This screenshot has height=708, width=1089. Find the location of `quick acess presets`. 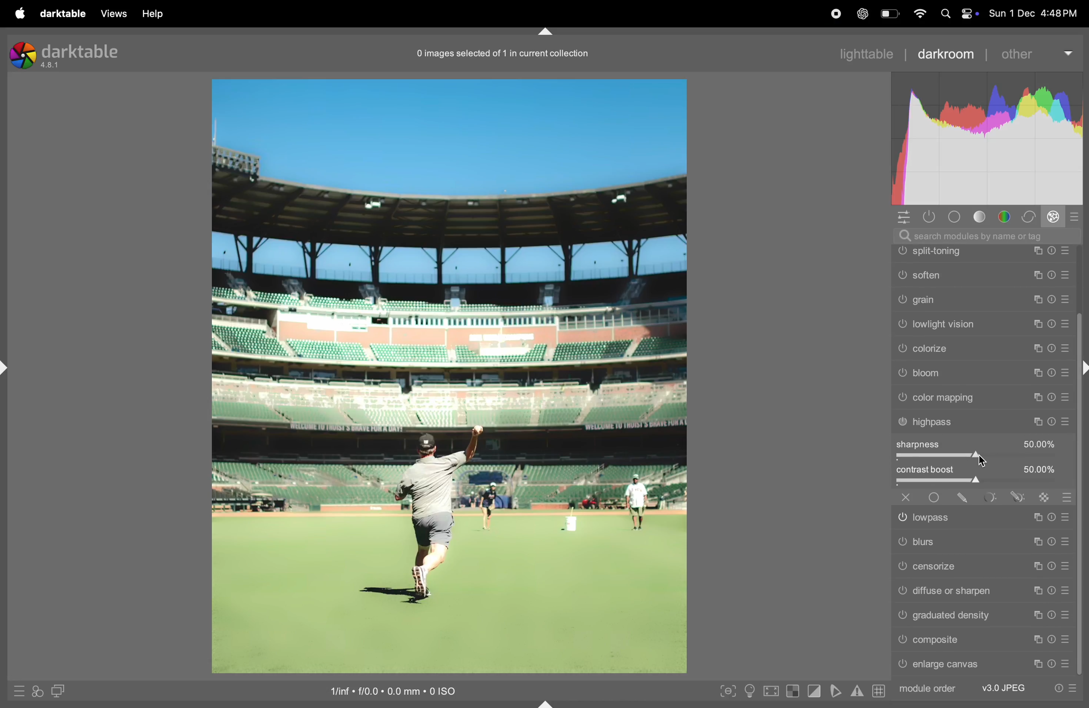

quick acess presets is located at coordinates (16, 692).